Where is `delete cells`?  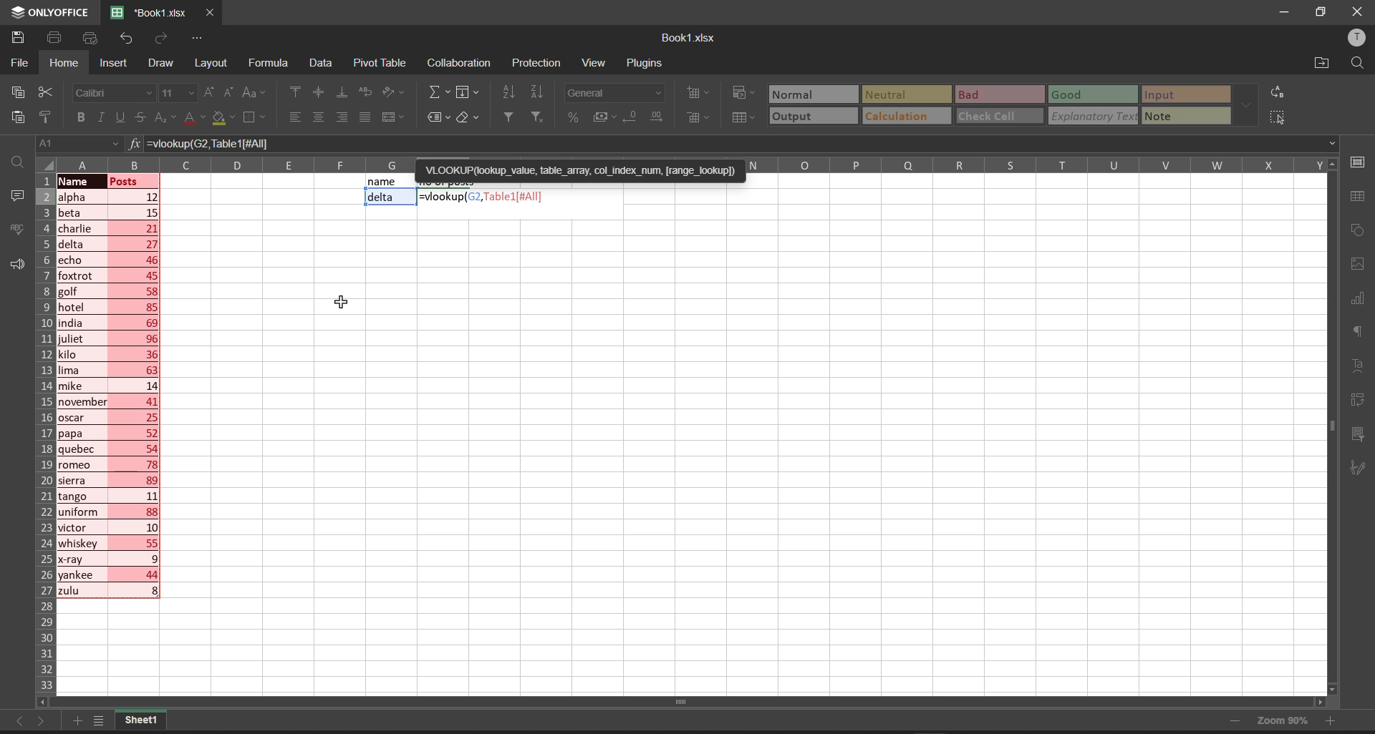
delete cells is located at coordinates (695, 117).